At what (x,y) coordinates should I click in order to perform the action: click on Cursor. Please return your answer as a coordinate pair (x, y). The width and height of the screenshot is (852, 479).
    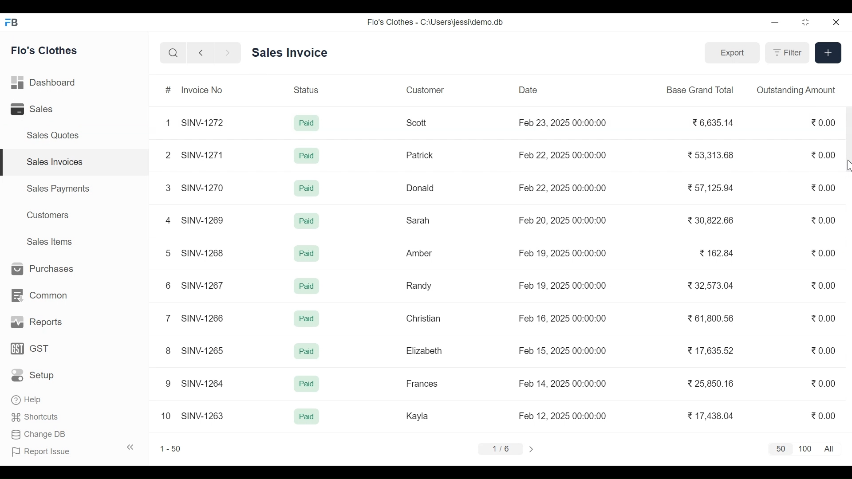
    Looking at the image, I should click on (847, 165).